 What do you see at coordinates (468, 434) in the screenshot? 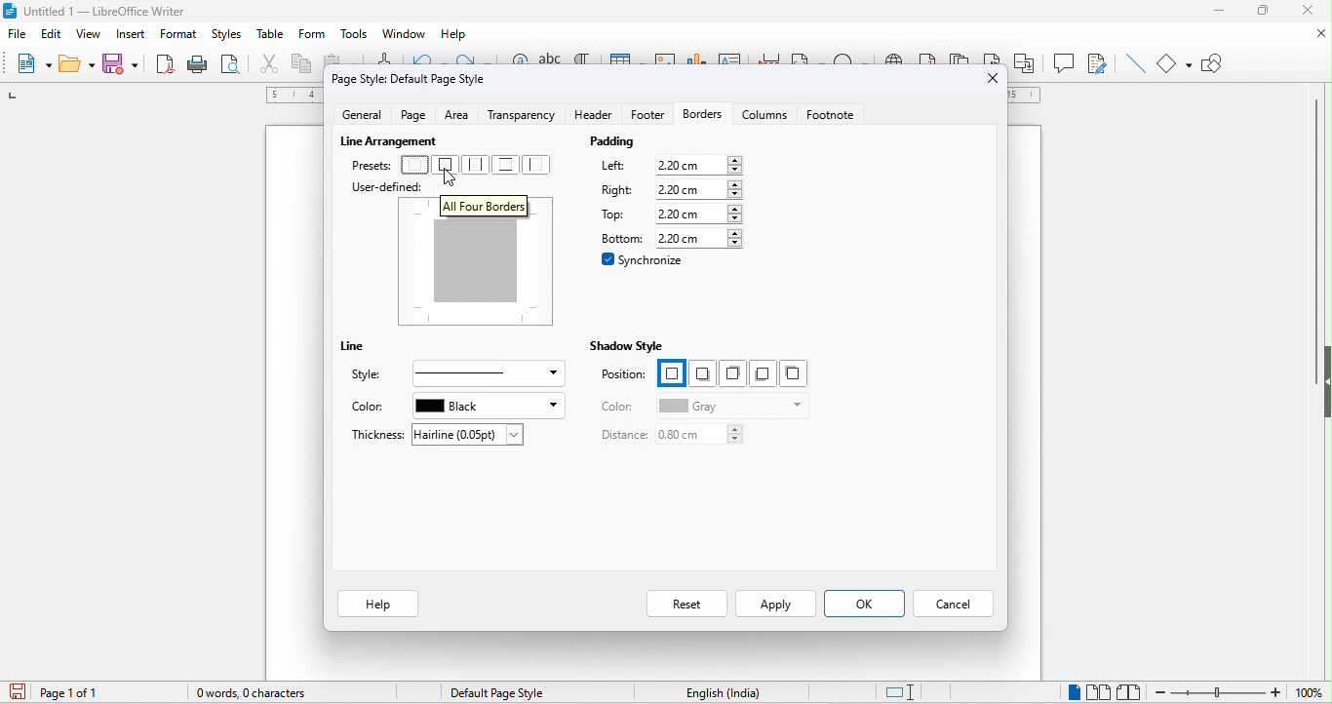
I see `hairline` at bounding box center [468, 434].